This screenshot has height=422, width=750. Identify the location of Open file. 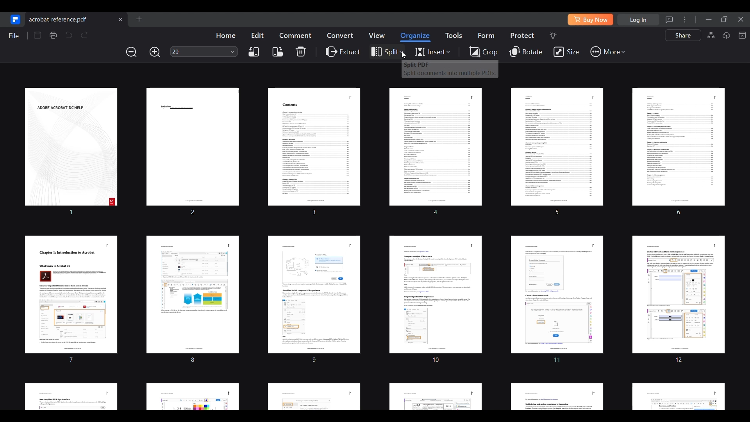
(139, 19).